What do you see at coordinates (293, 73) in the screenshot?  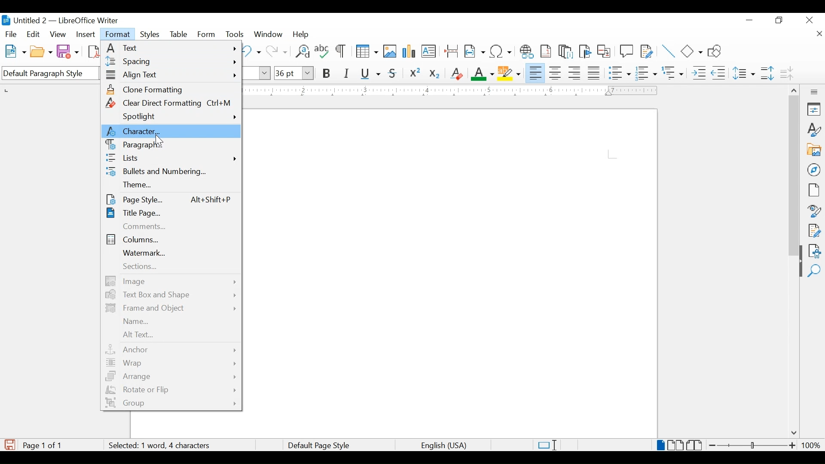 I see `font size` at bounding box center [293, 73].